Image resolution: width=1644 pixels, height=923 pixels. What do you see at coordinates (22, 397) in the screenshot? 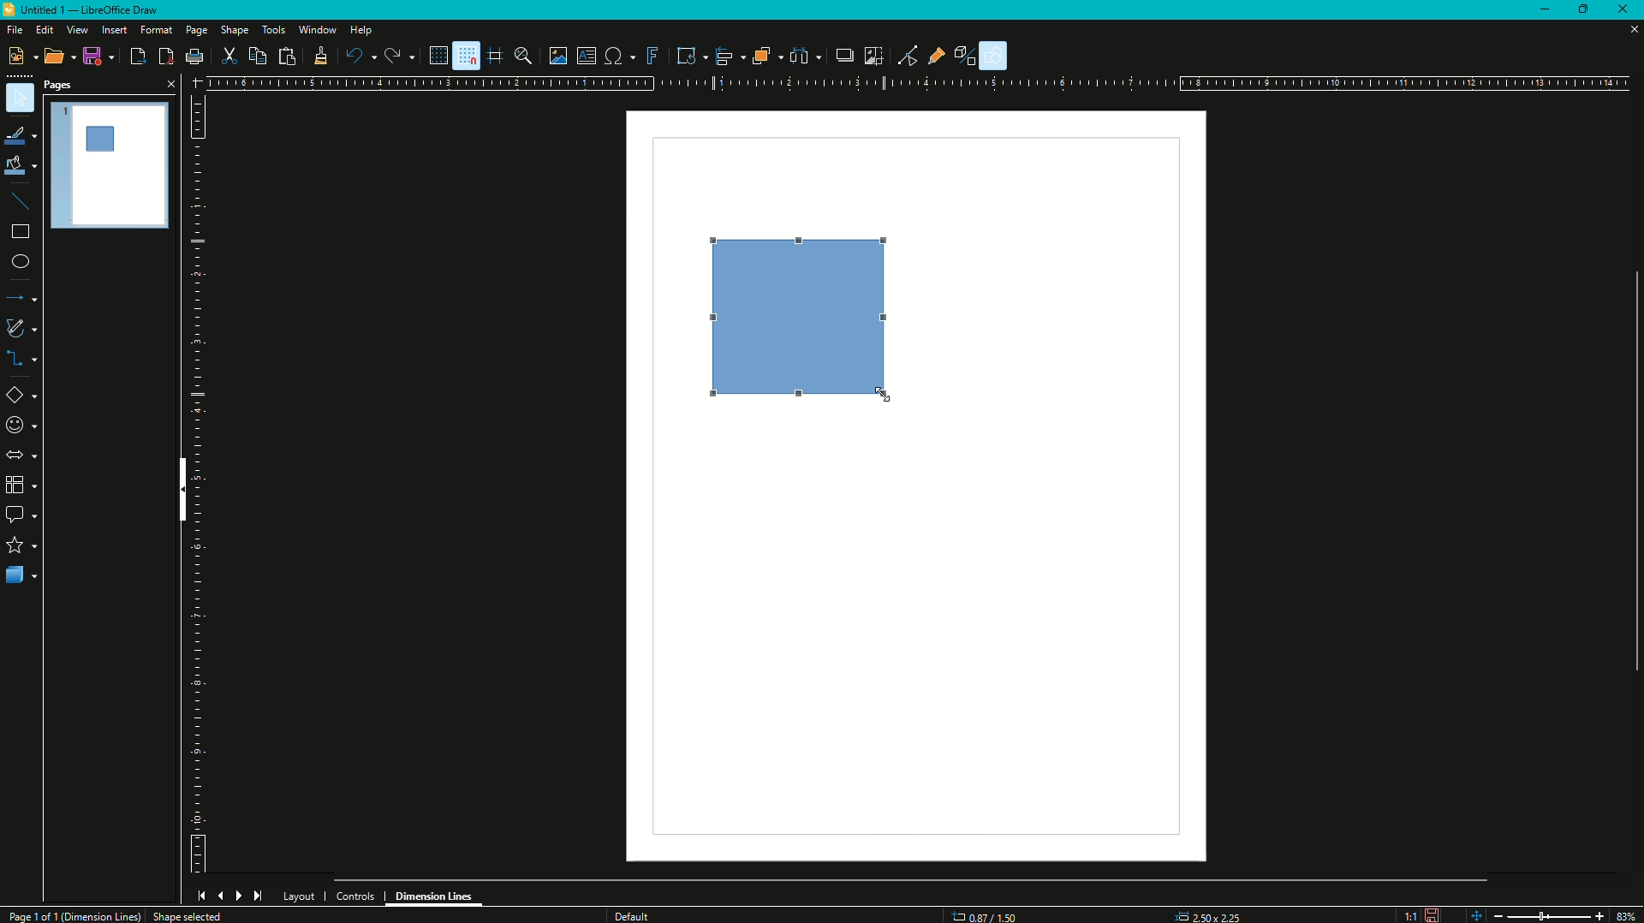
I see `Insert Shapes` at bounding box center [22, 397].